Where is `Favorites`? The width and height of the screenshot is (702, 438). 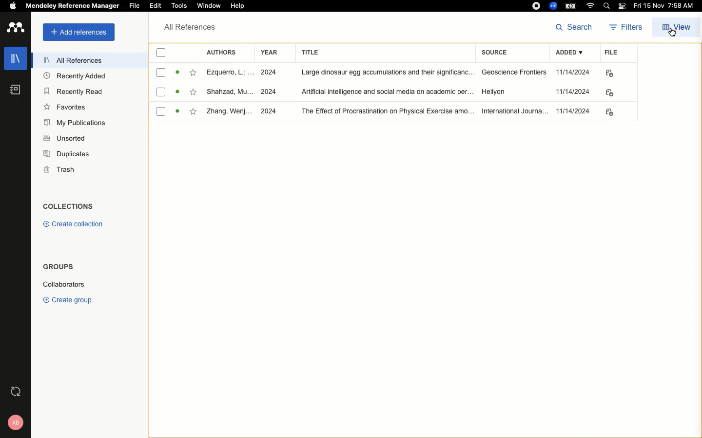 Favorites is located at coordinates (193, 73).